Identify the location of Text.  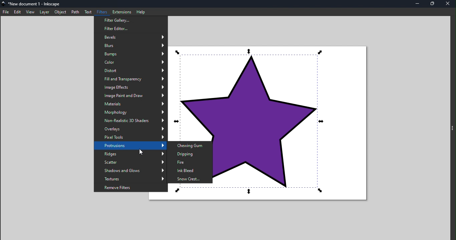
(89, 12).